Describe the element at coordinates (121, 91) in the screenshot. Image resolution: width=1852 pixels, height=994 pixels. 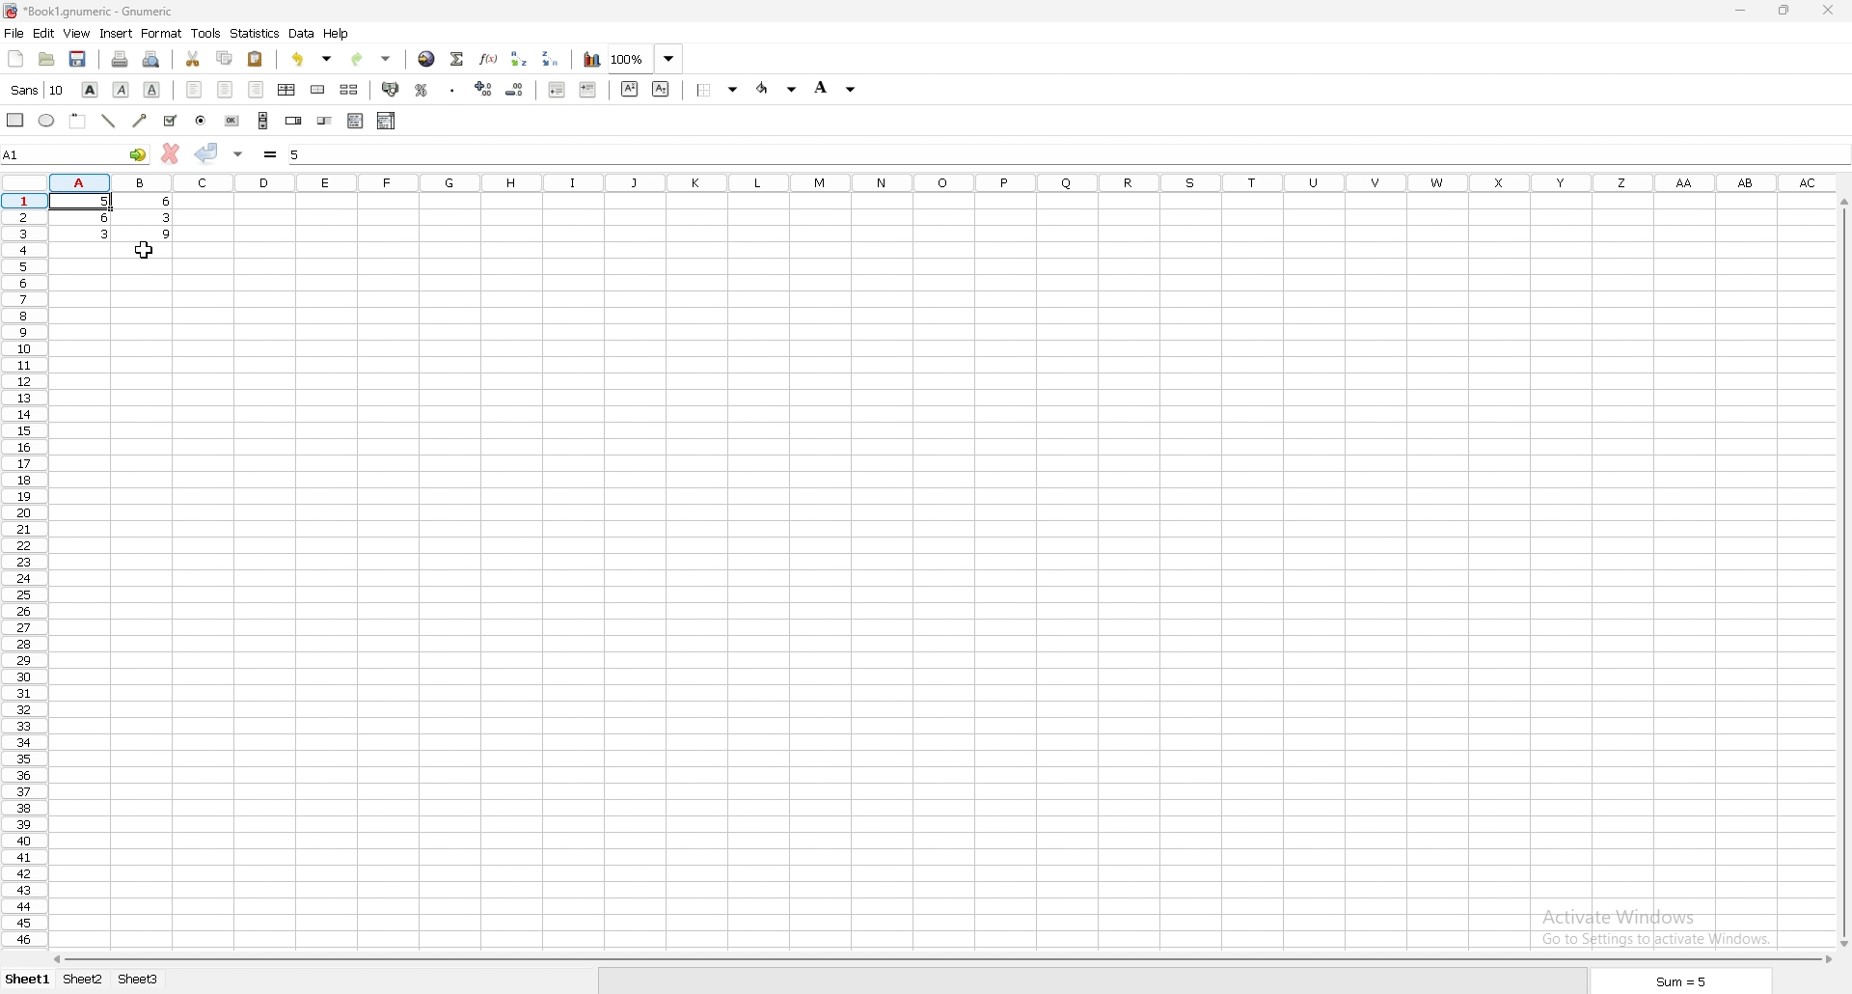
I see `italic` at that location.